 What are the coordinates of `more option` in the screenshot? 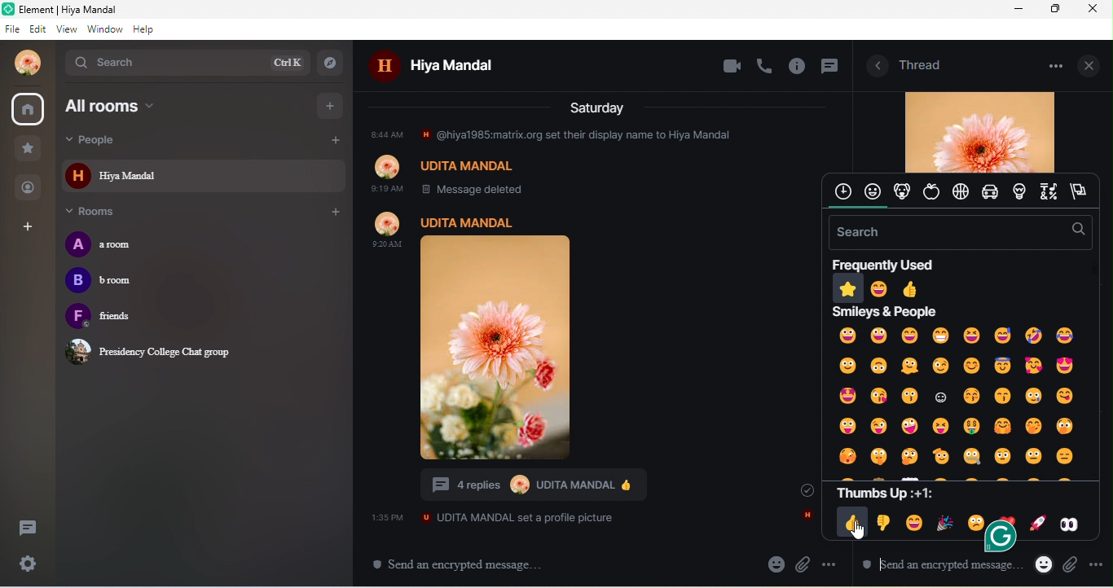 It's located at (1097, 563).